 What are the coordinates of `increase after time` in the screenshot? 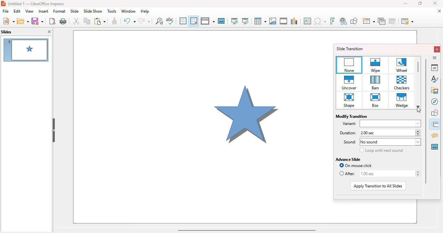 It's located at (417, 172).